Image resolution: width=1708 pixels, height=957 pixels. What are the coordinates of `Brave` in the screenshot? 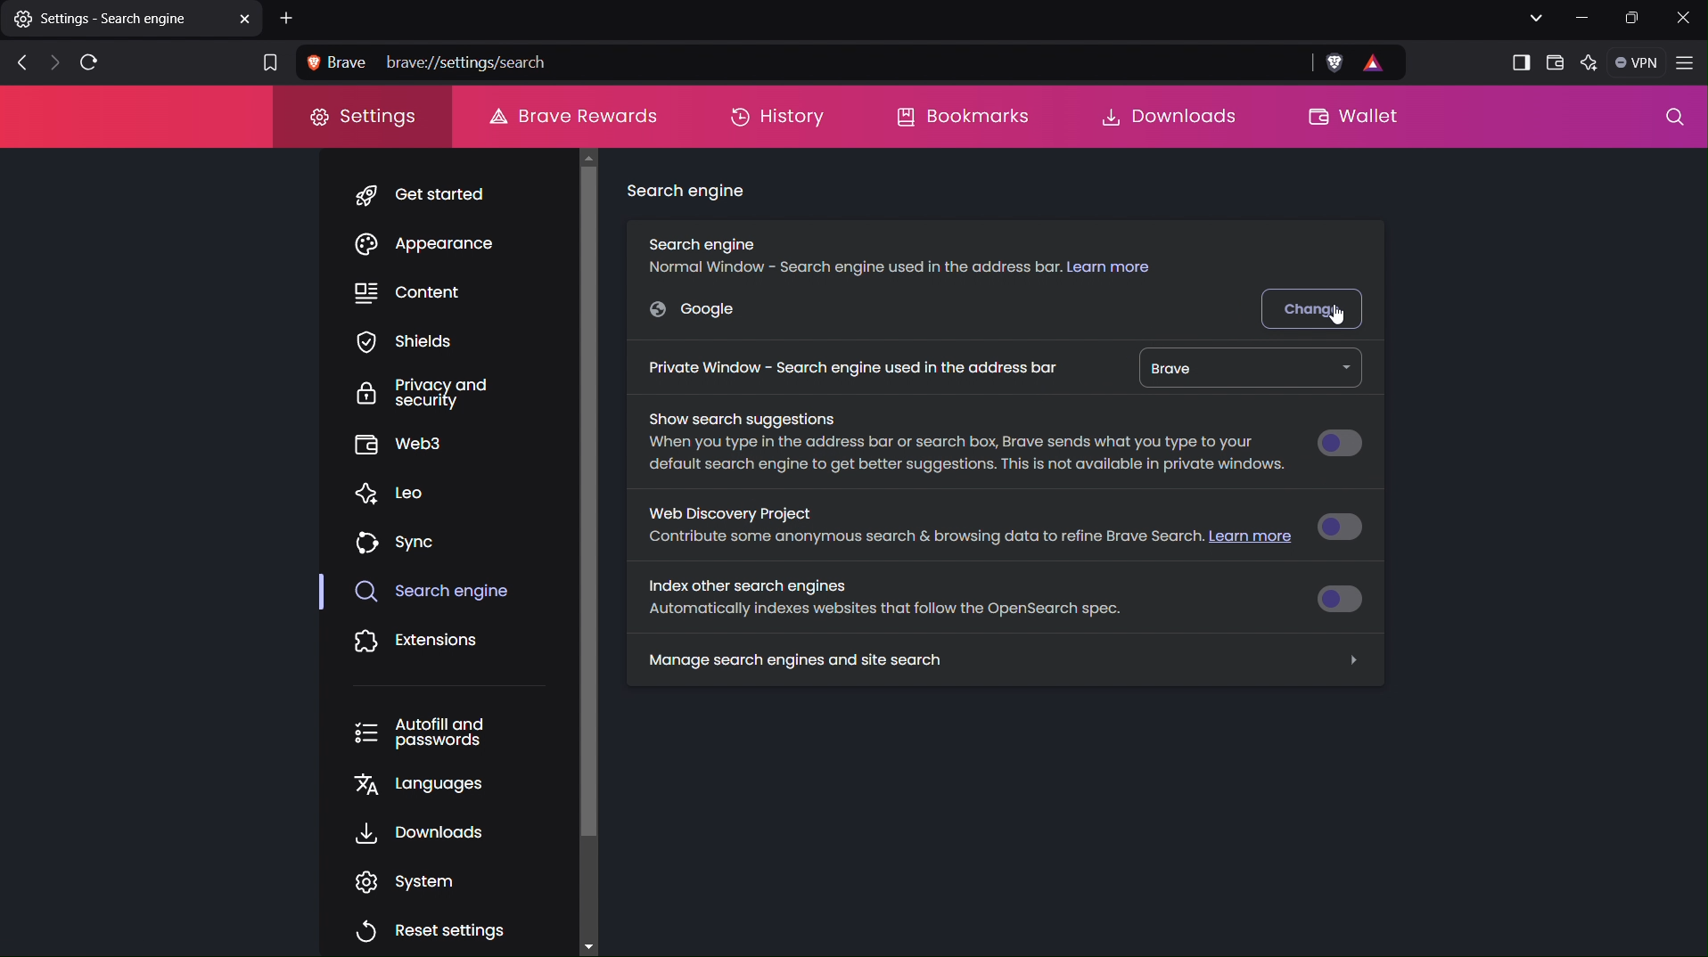 It's located at (1245, 368).